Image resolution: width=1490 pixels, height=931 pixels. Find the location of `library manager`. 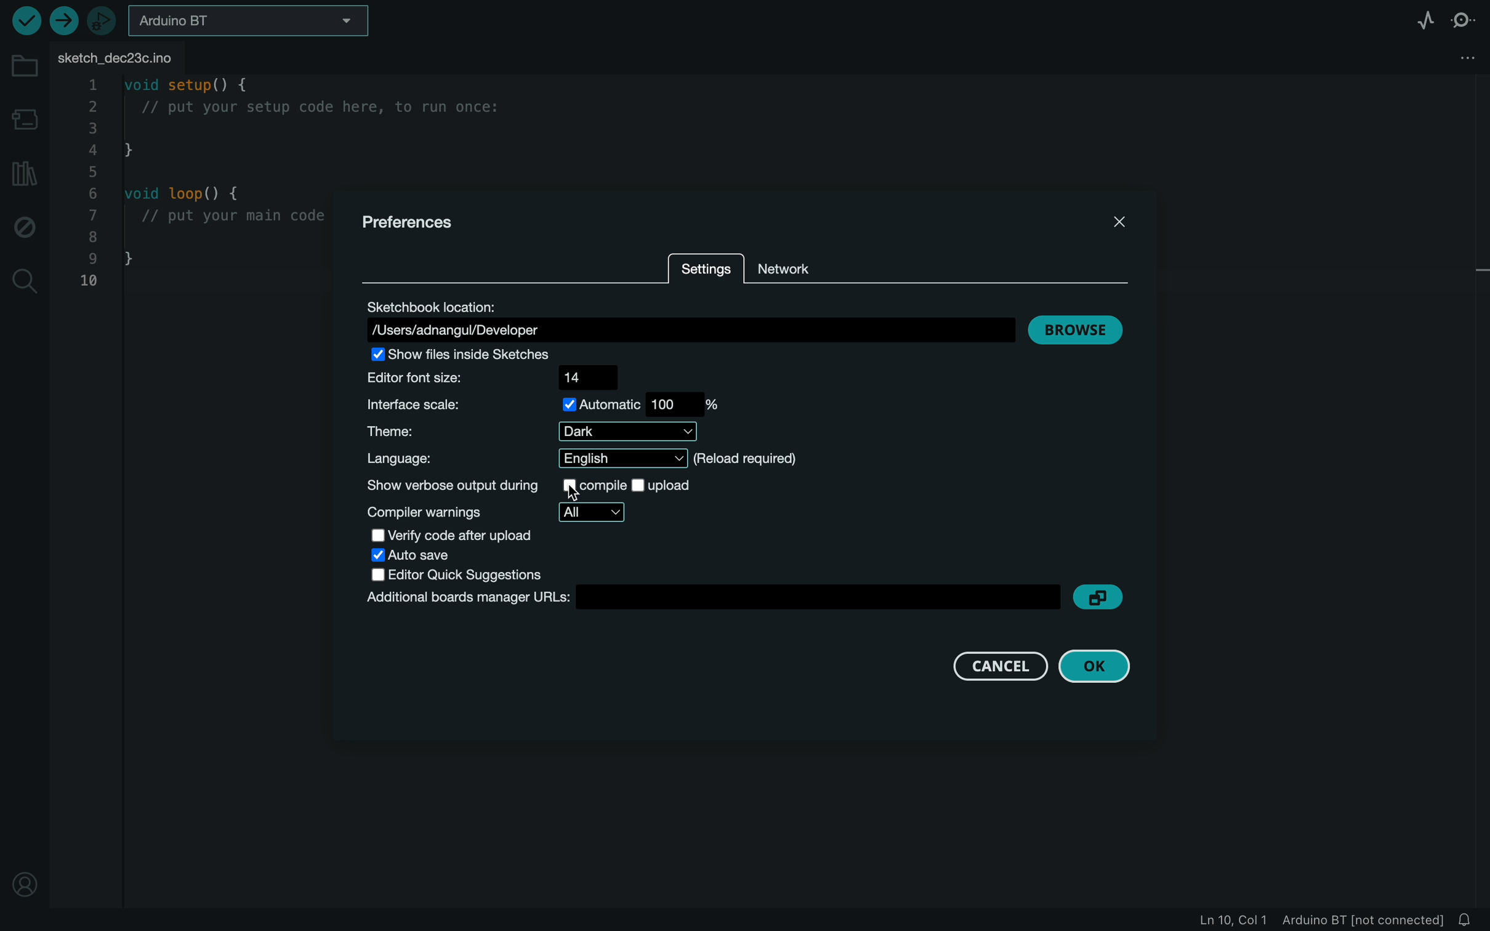

library manager is located at coordinates (25, 174).